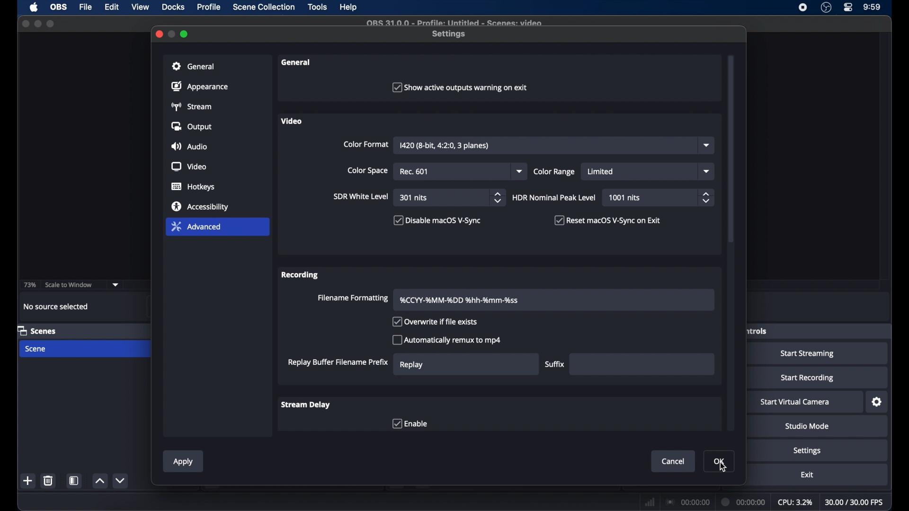  I want to click on appearance, so click(199, 86).